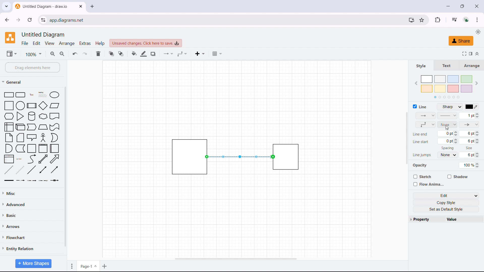 The image size is (484, 272). I want to click on zoom level, so click(33, 54).